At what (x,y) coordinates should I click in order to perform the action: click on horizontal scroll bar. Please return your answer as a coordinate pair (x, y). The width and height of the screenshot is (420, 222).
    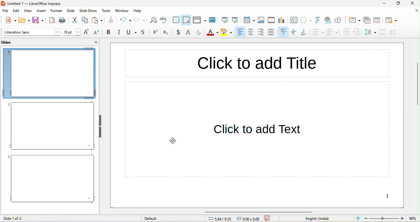
    Looking at the image, I should click on (259, 212).